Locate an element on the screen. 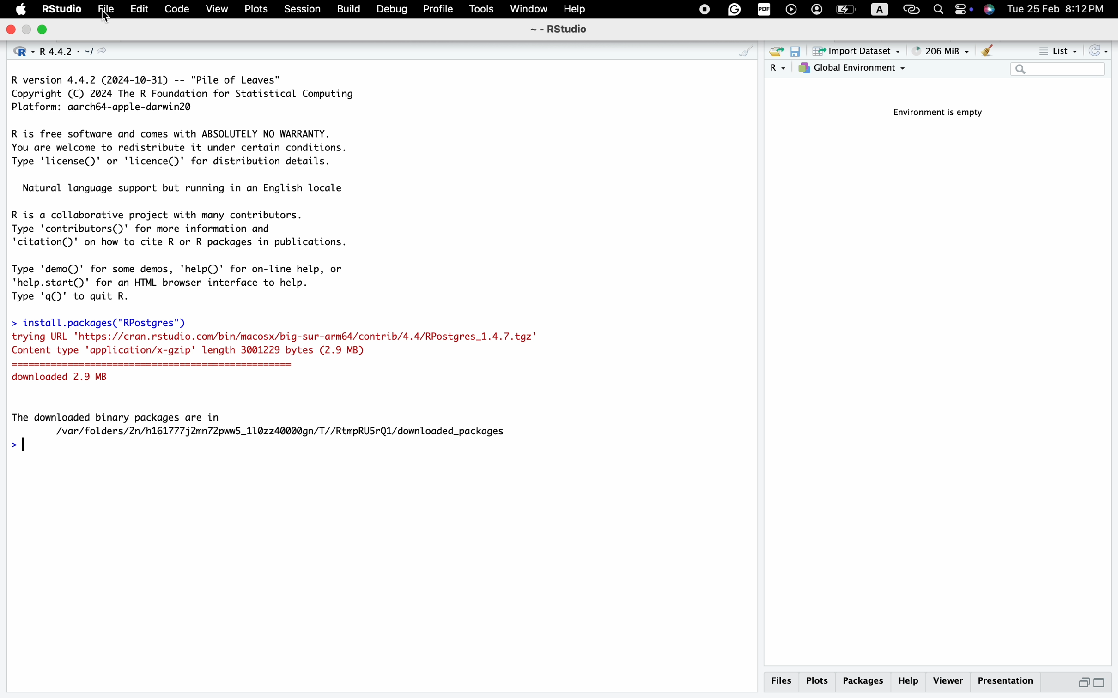 The image size is (1118, 698). clear objects from the workspace is located at coordinates (986, 52).